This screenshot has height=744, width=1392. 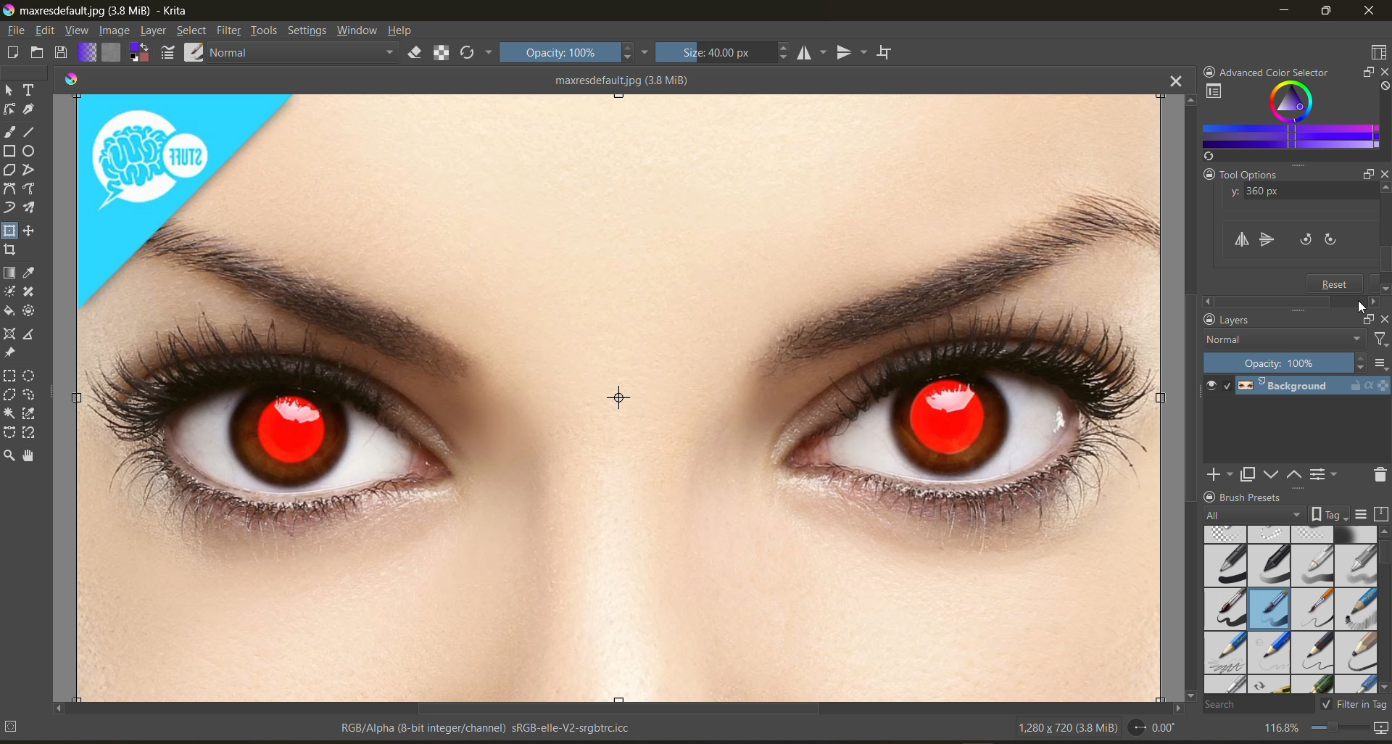 I want to click on choose brush preset, so click(x=196, y=51).